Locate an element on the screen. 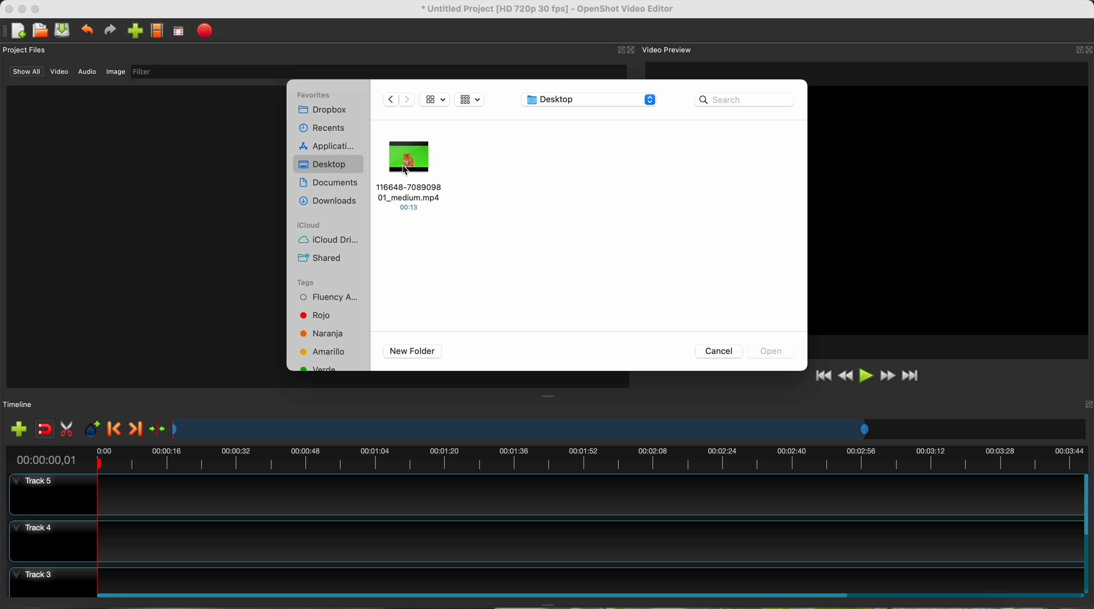 The height and width of the screenshot is (609, 1094). applications is located at coordinates (329, 145).